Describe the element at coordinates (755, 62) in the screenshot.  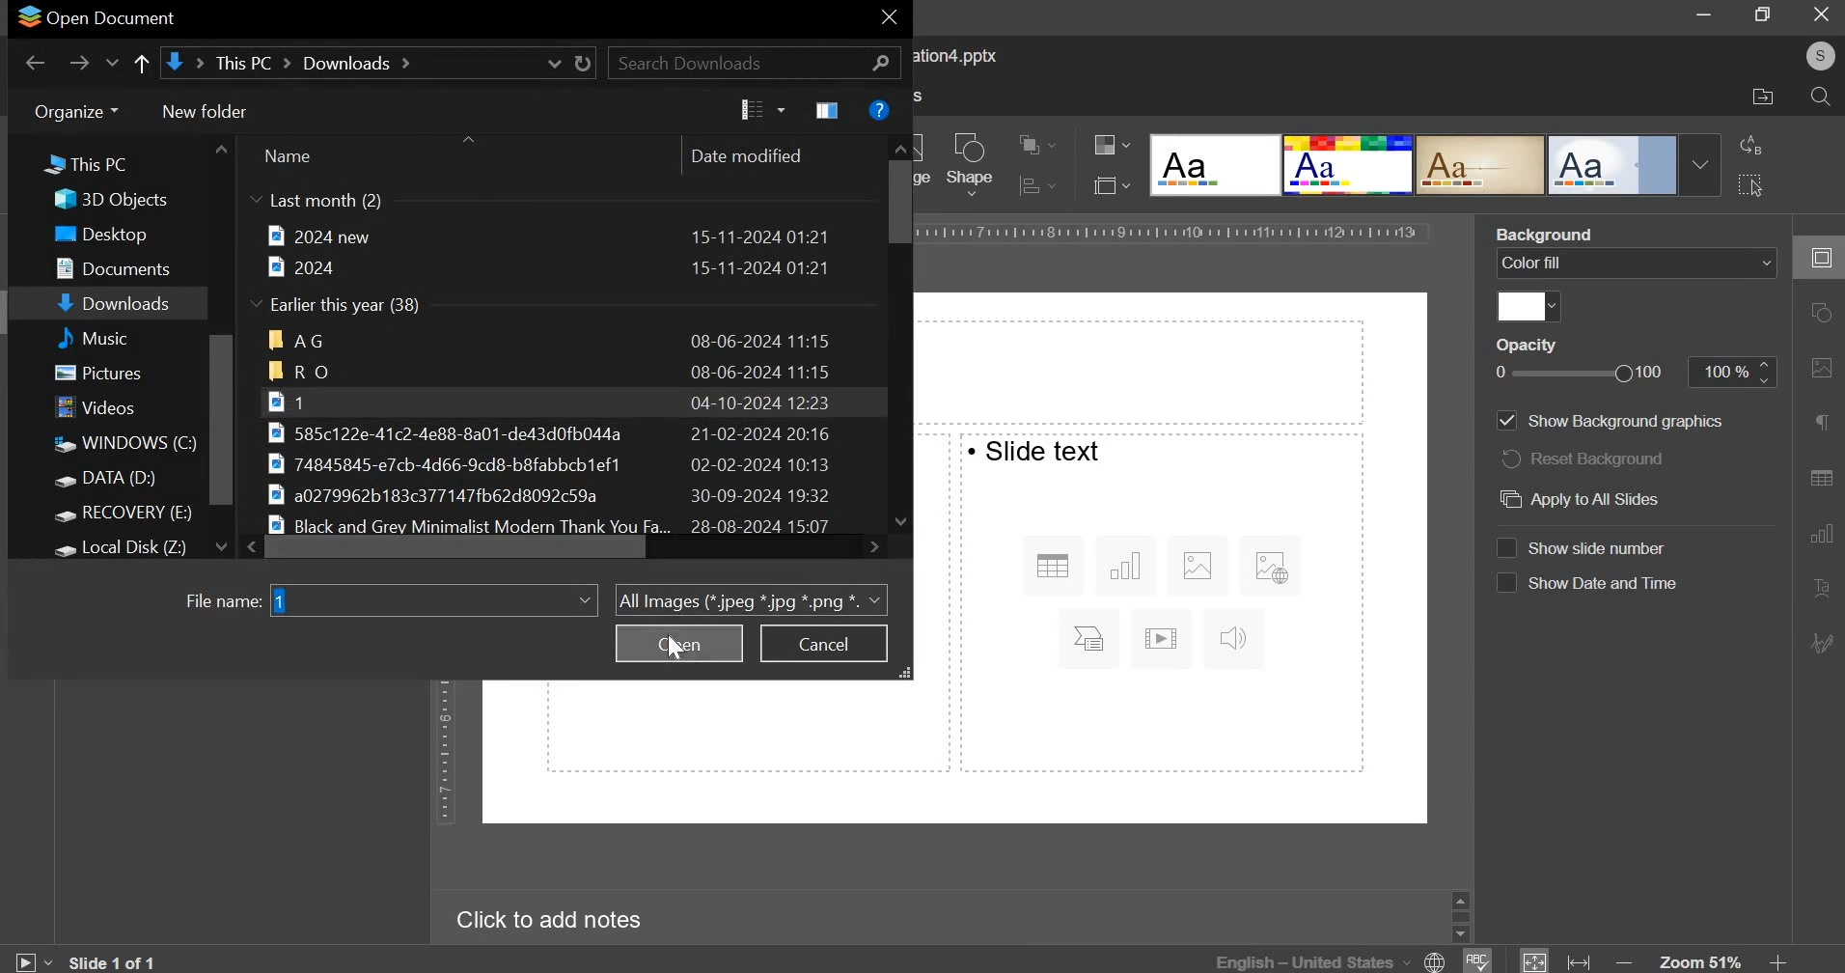
I see `search` at that location.